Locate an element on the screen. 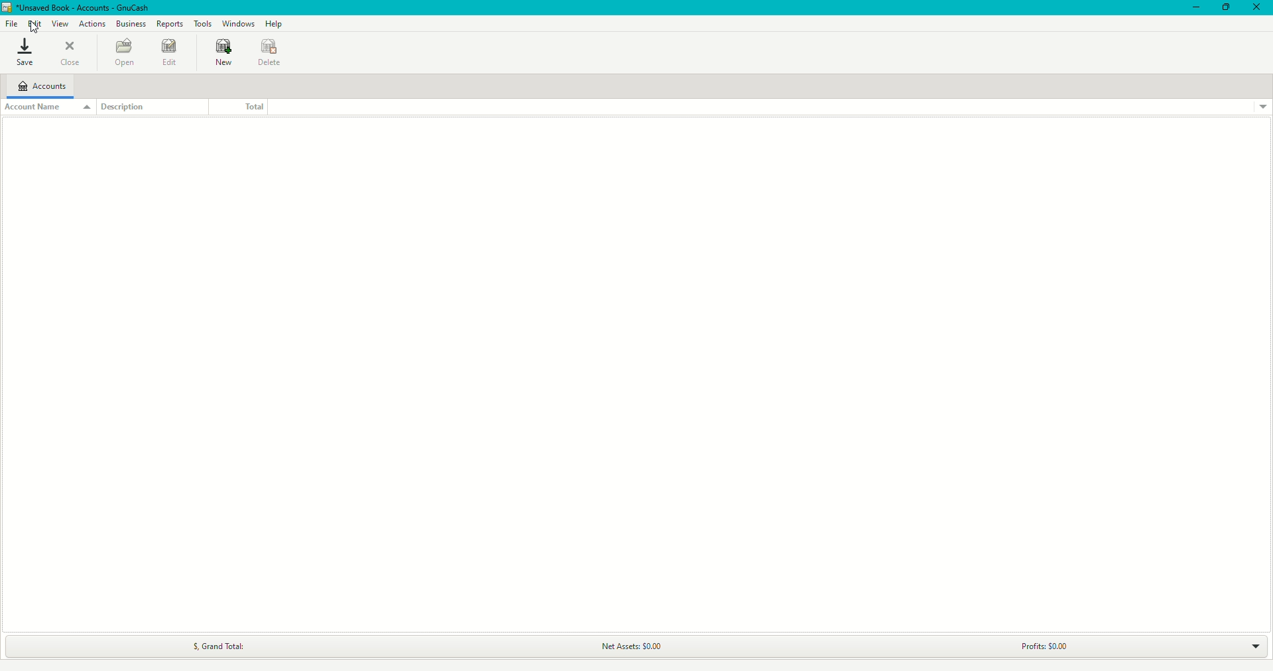 The width and height of the screenshot is (1273, 671). Restore is located at coordinates (1225, 7).